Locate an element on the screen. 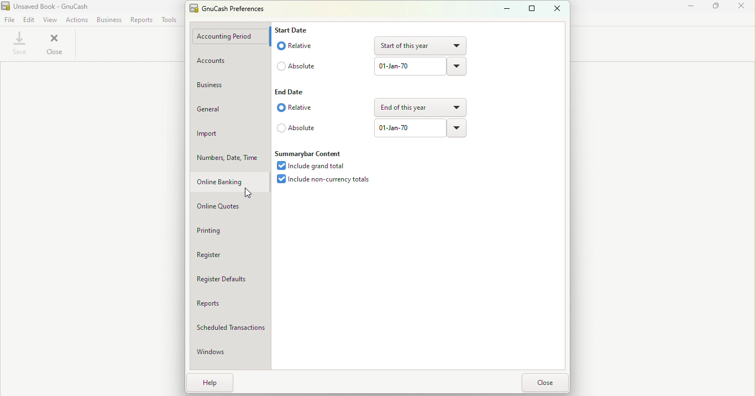 Image resolution: width=755 pixels, height=396 pixels. Unsaved Book - GnuCash is located at coordinates (50, 6).